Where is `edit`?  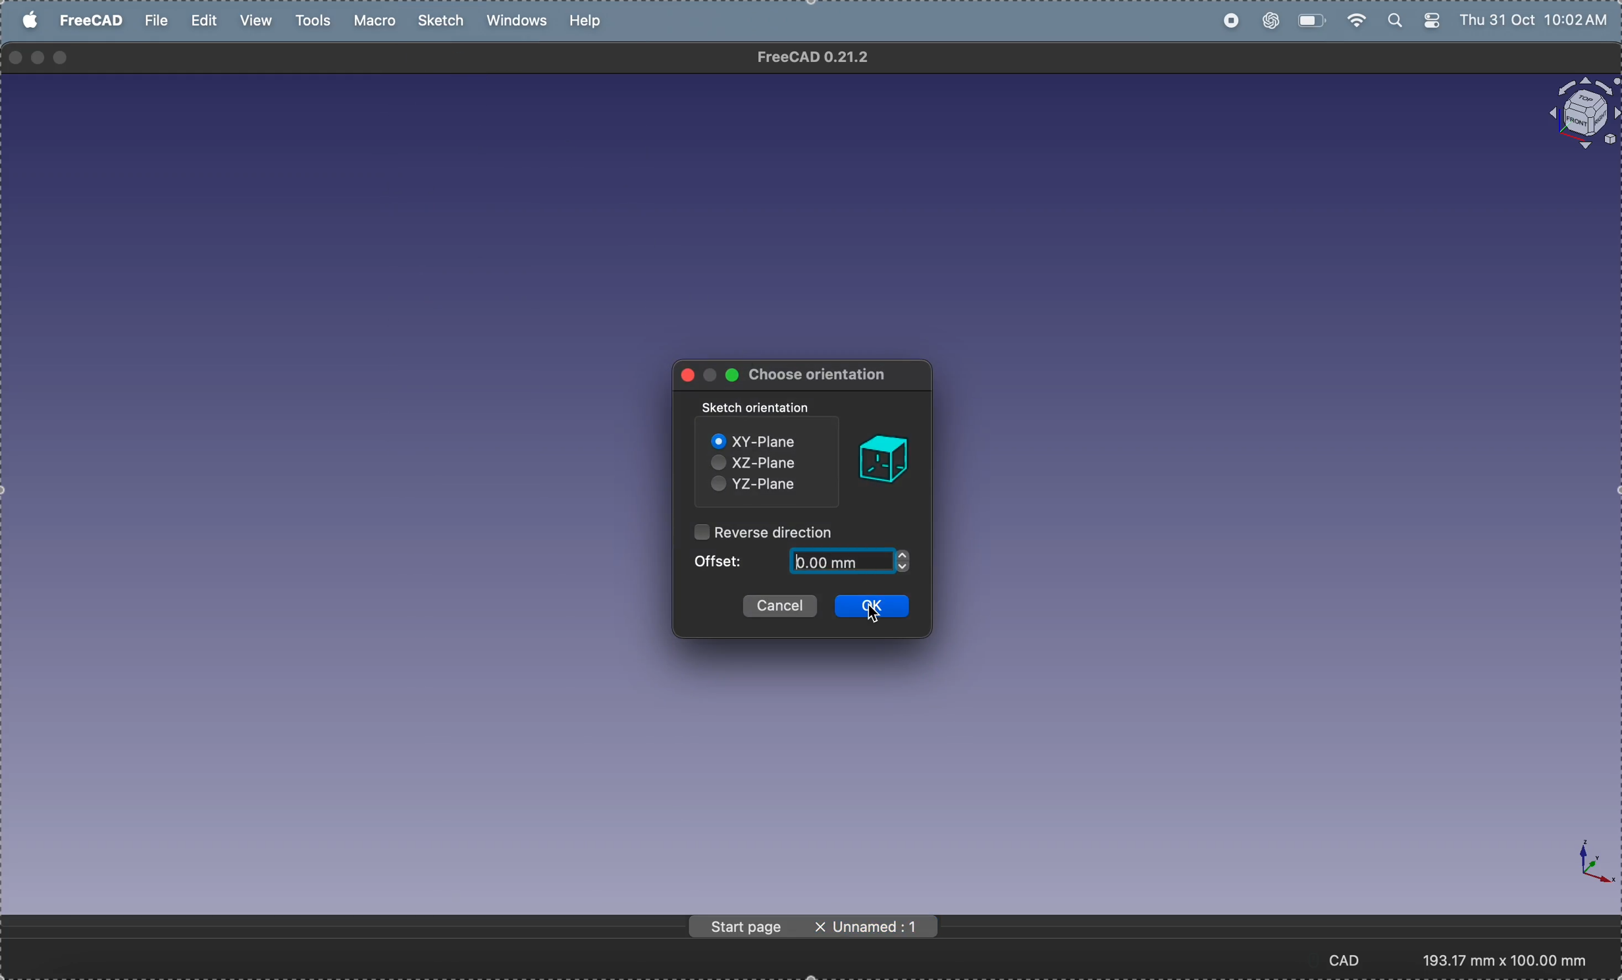 edit is located at coordinates (206, 21).